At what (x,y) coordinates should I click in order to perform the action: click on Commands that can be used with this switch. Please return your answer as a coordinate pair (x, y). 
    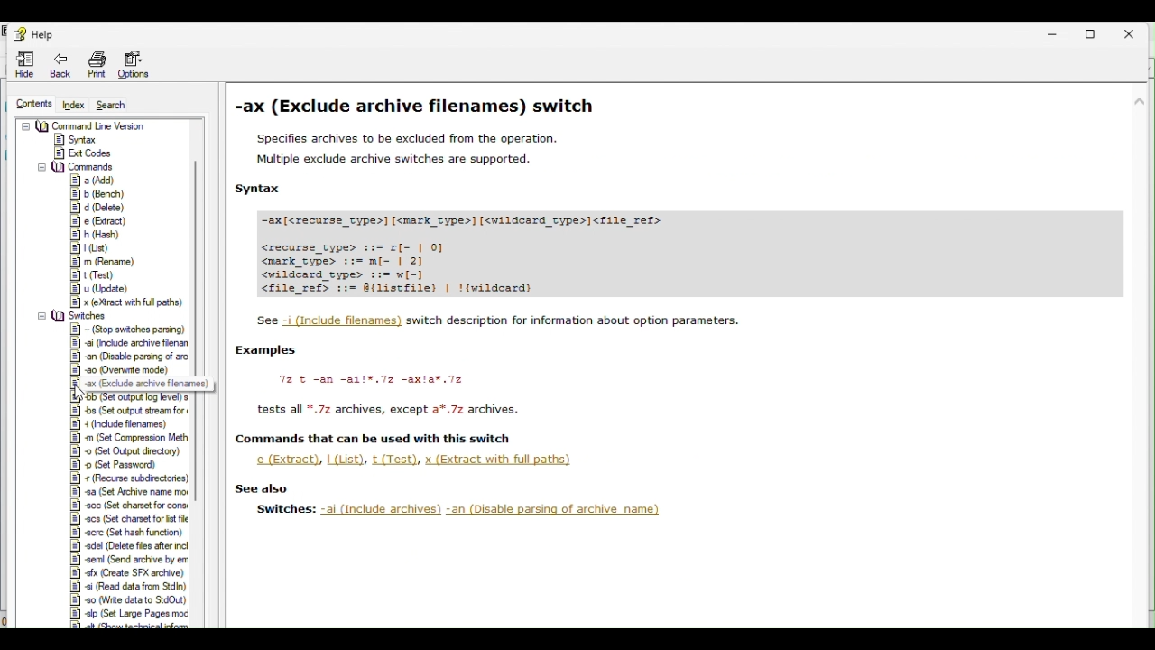
    Looking at the image, I should click on (374, 439).